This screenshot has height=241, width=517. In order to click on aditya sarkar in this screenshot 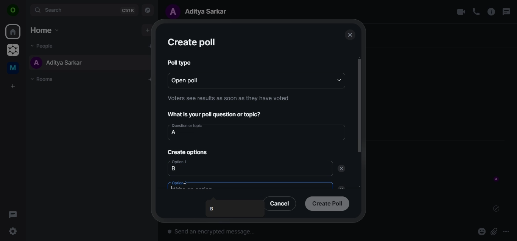, I will do `click(200, 11)`.